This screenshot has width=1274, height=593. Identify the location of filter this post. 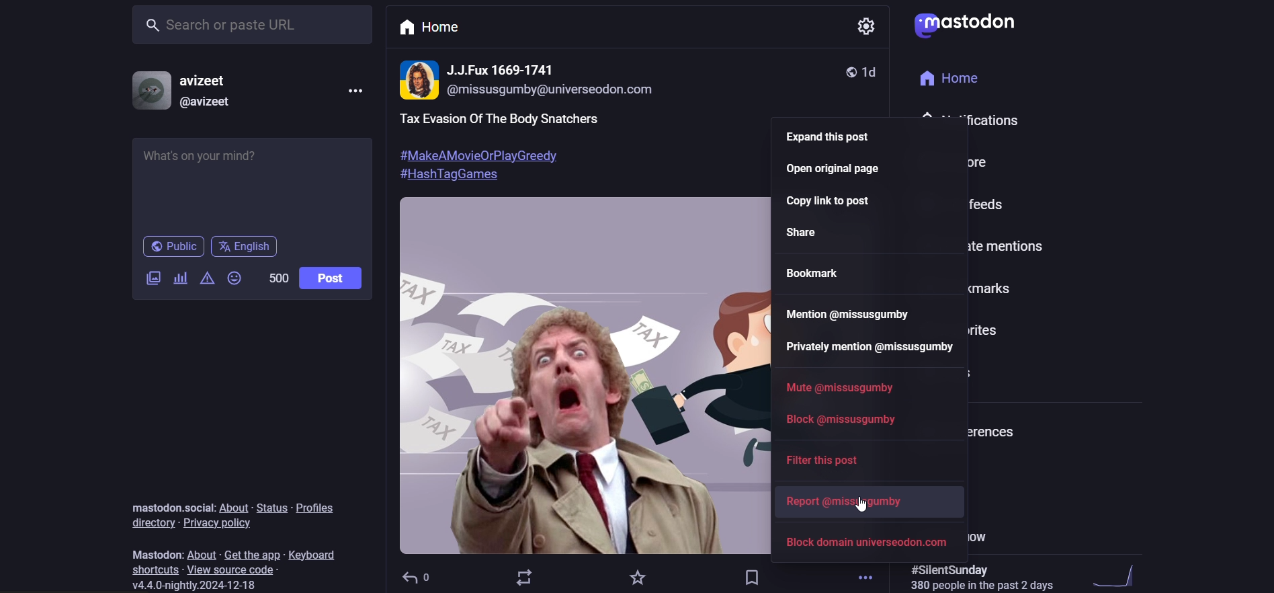
(824, 460).